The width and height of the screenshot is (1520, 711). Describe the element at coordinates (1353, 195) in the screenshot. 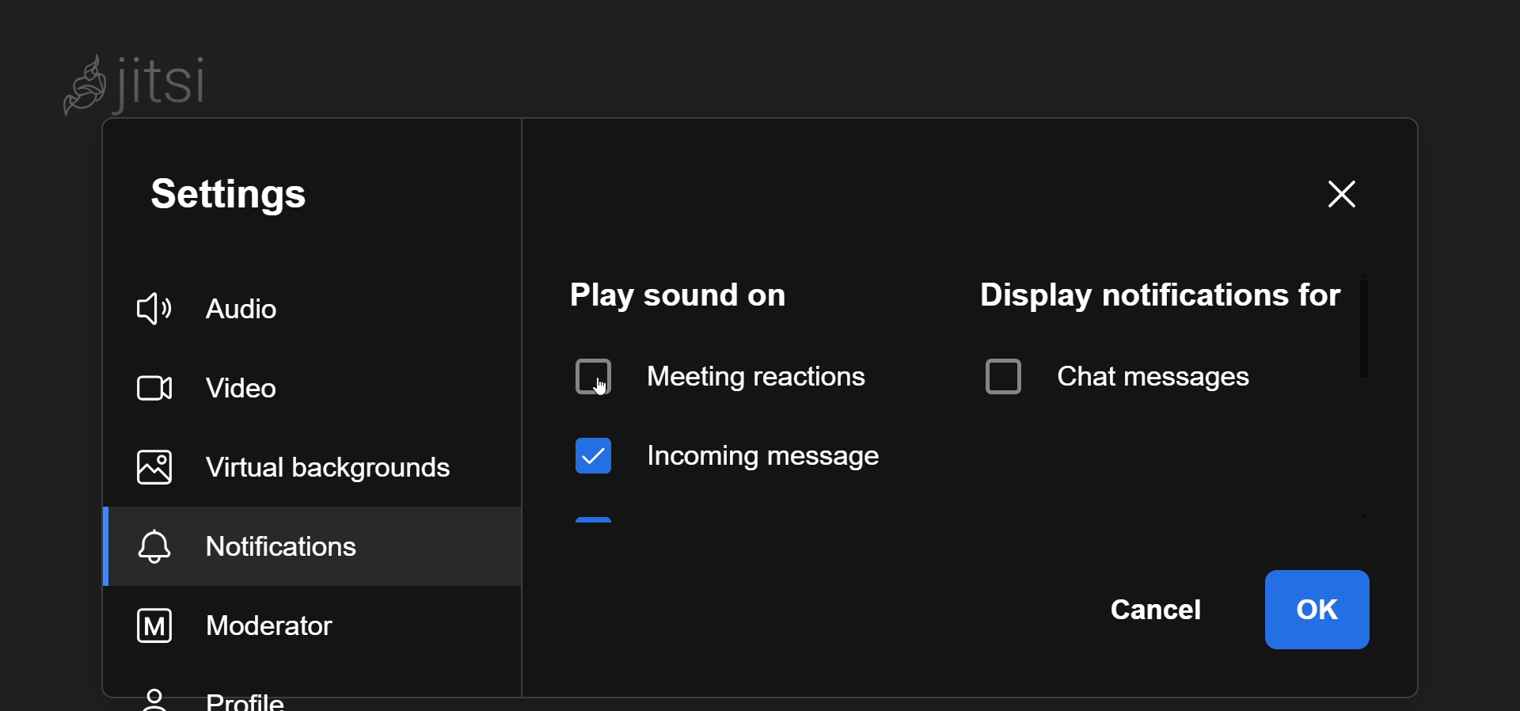

I see `close dialog` at that location.